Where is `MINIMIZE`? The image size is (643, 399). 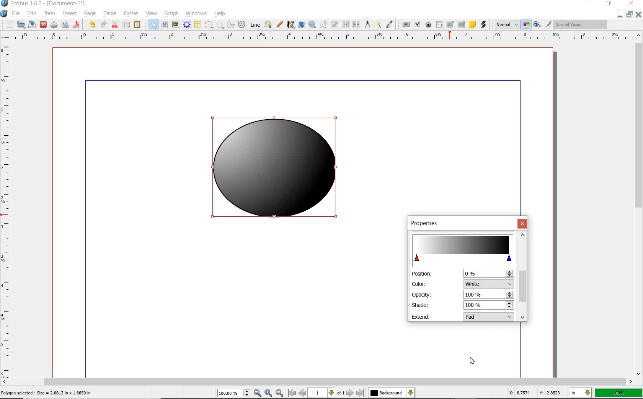
MINIMIZE is located at coordinates (587, 3).